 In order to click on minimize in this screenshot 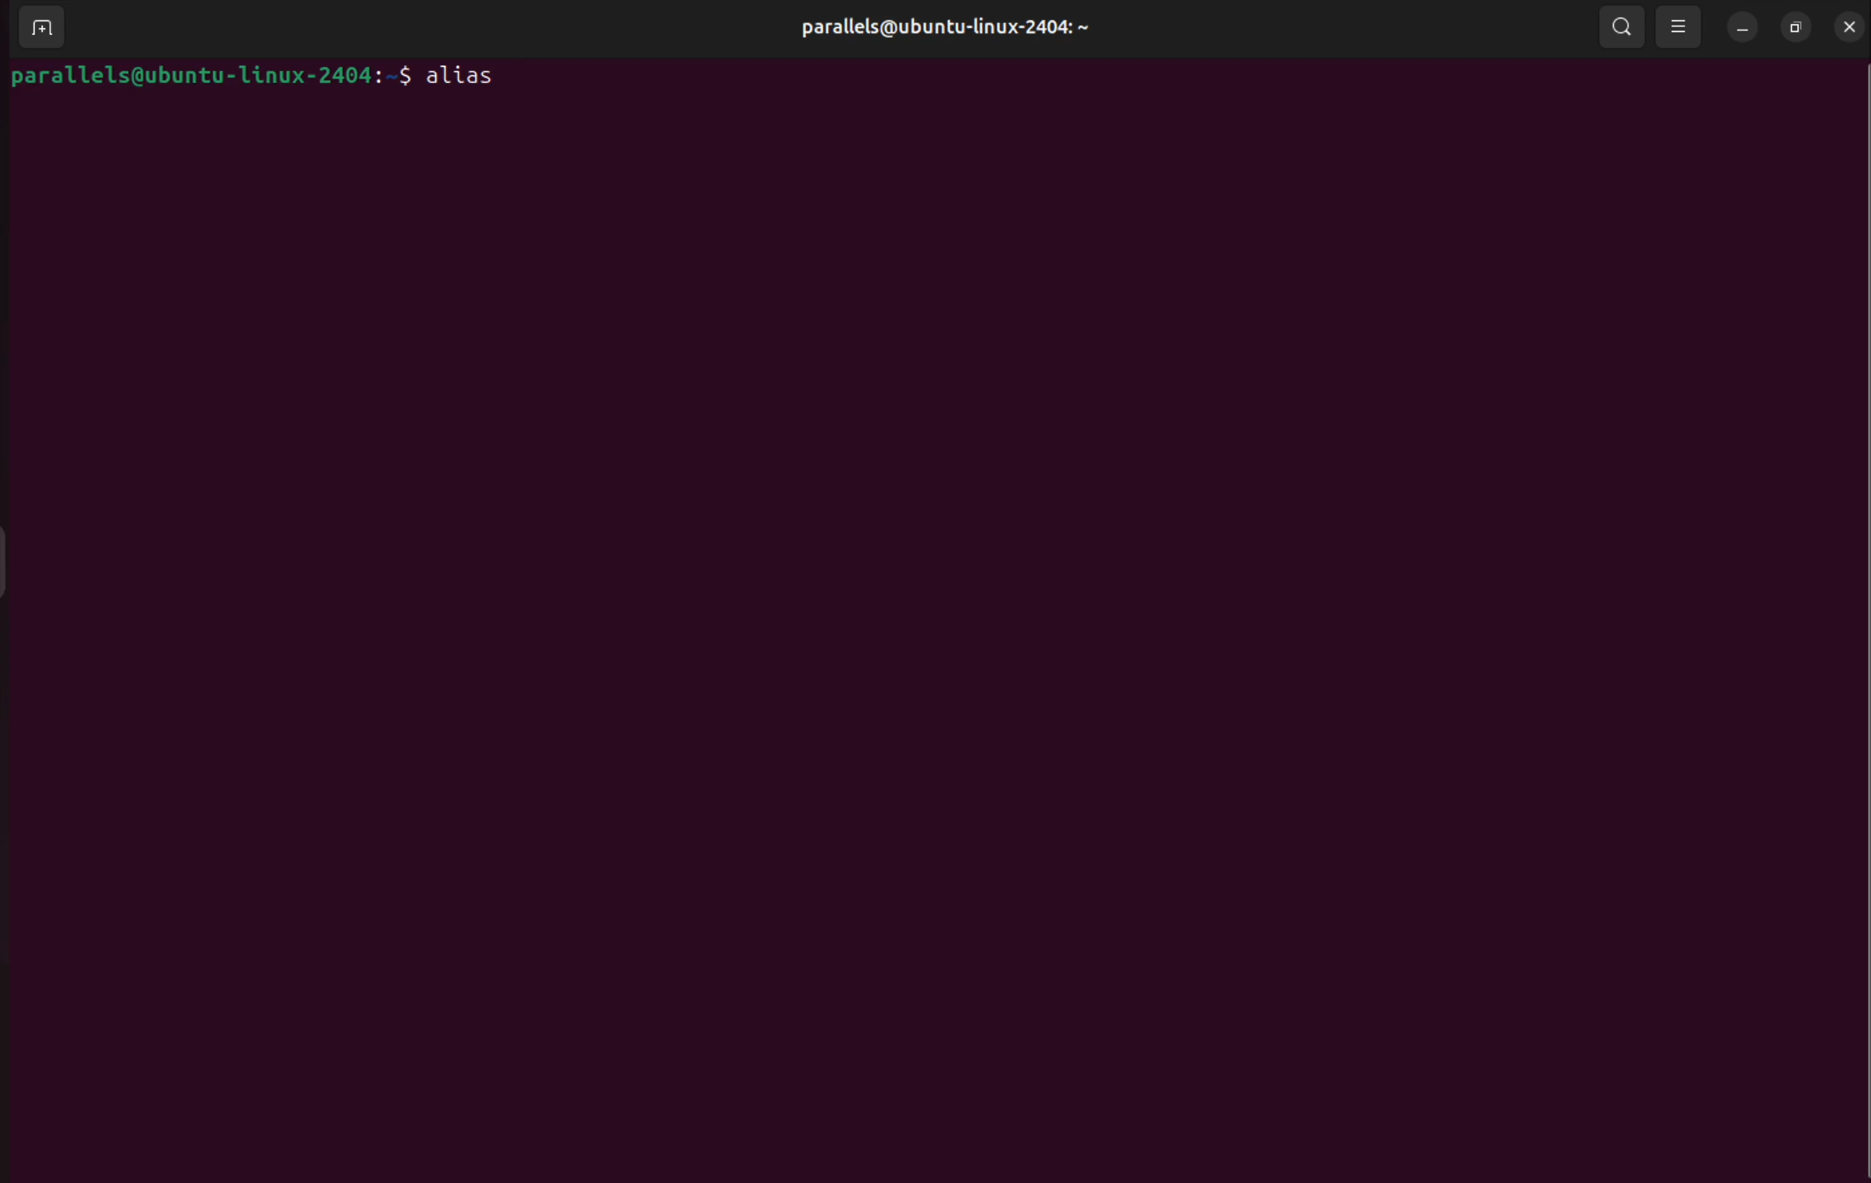, I will do `click(1739, 26)`.